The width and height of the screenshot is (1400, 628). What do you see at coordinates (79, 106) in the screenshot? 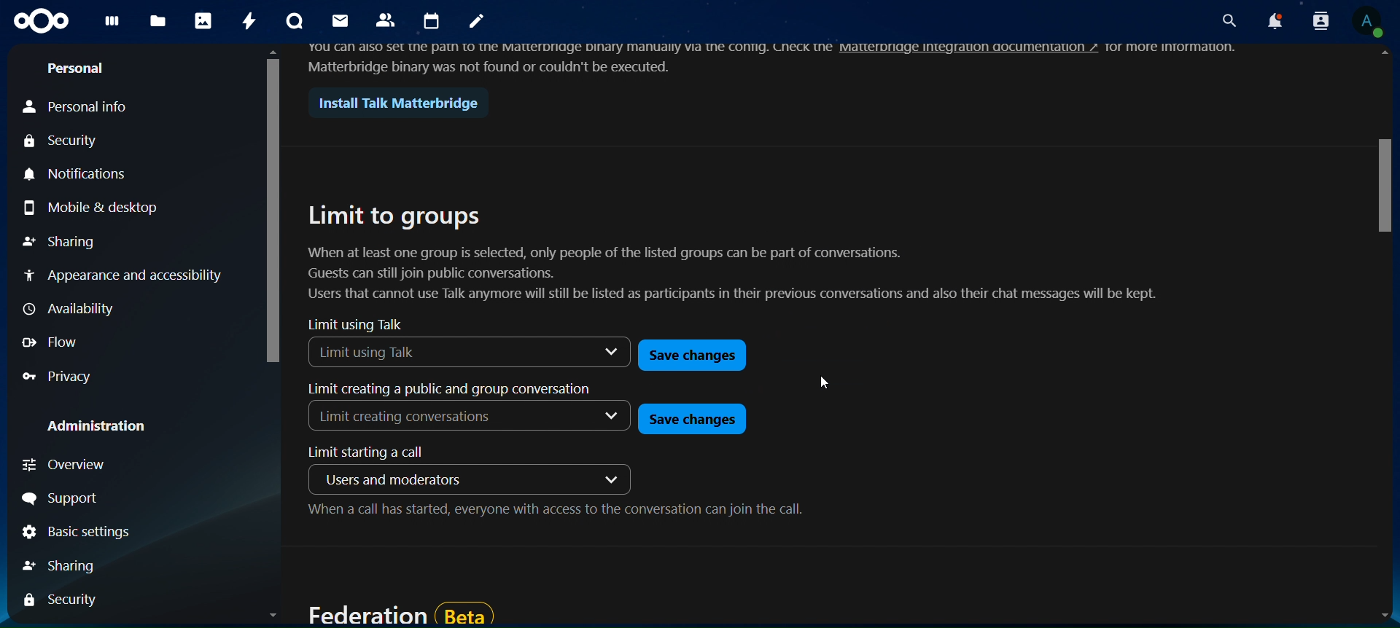
I see `personal info` at bounding box center [79, 106].